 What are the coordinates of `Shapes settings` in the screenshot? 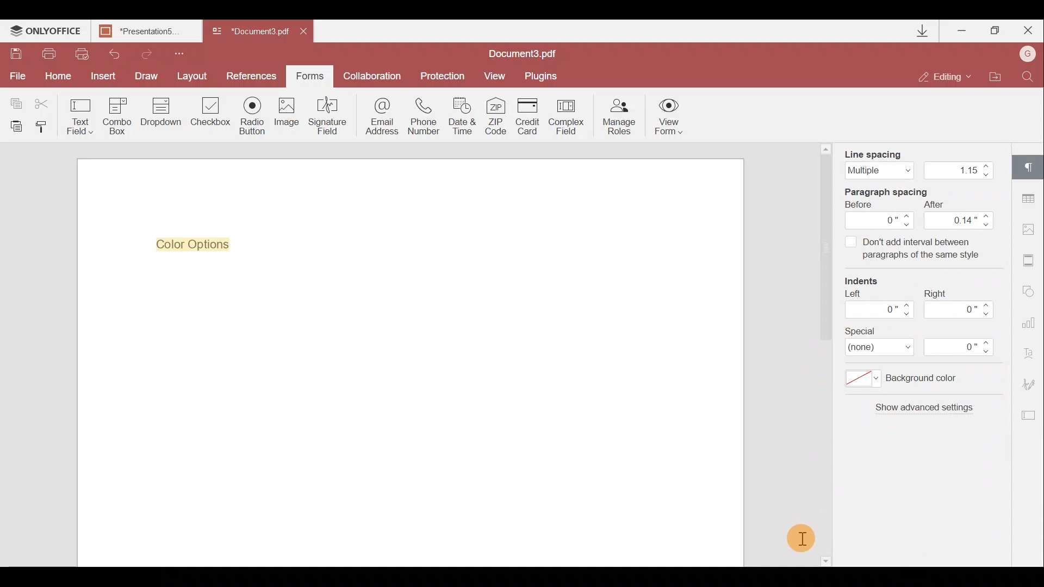 It's located at (1031, 292).